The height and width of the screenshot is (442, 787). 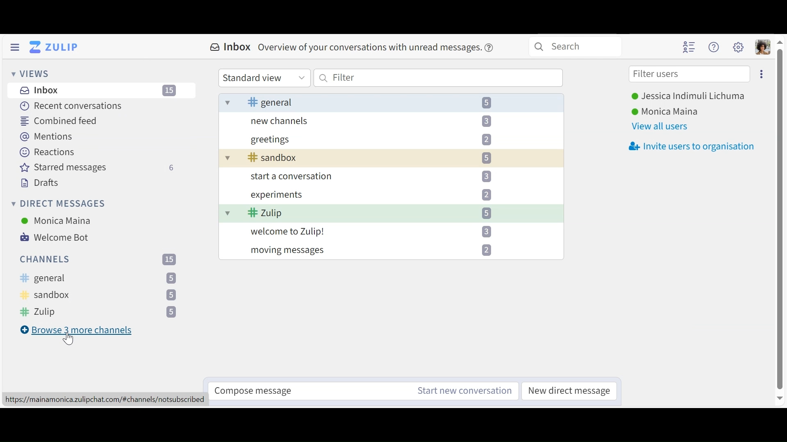 What do you see at coordinates (48, 152) in the screenshot?
I see `Reactions` at bounding box center [48, 152].